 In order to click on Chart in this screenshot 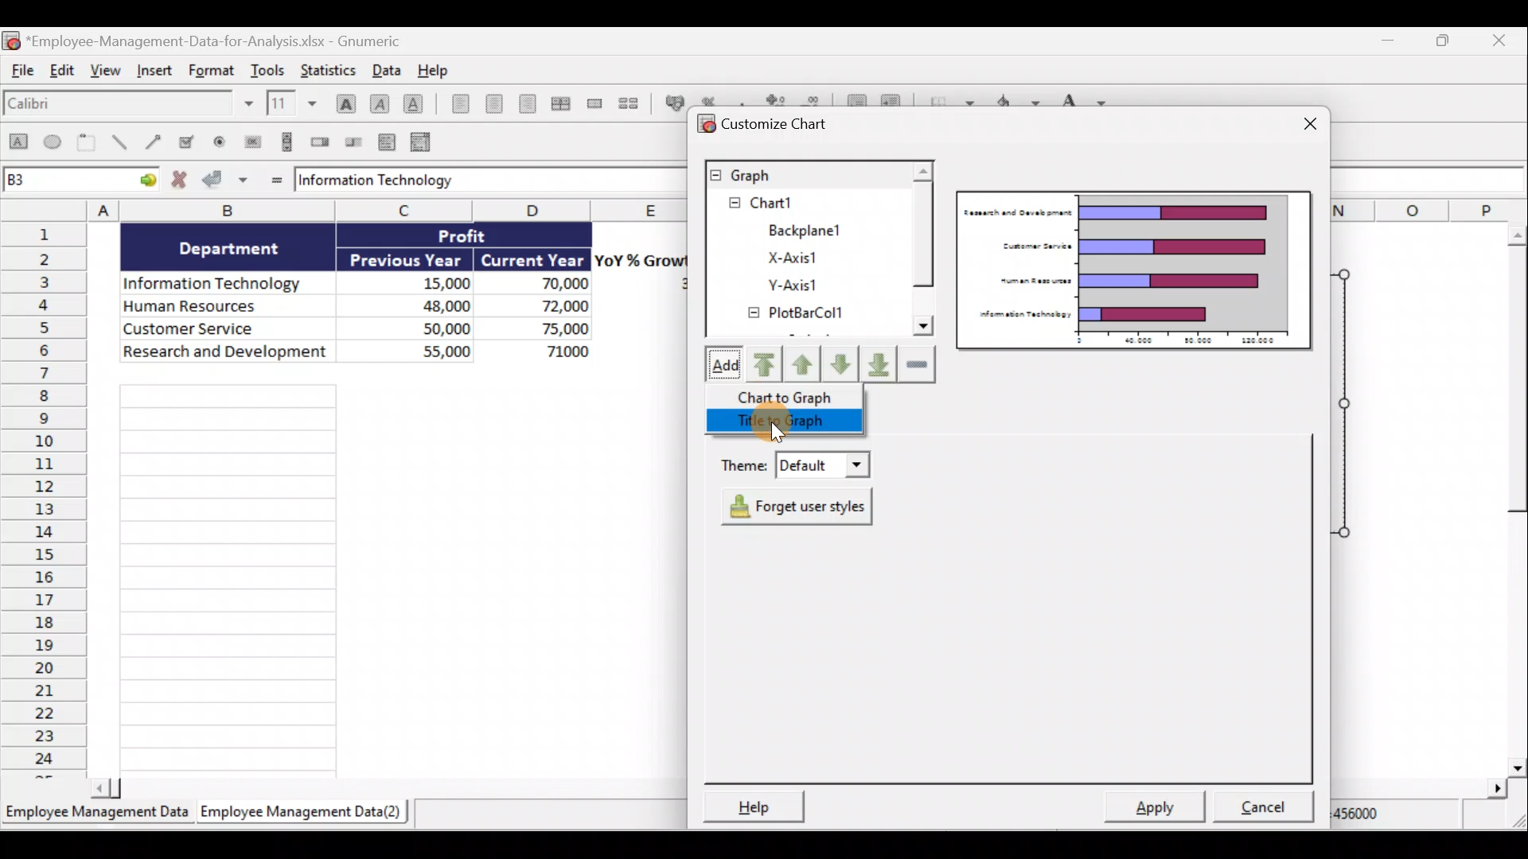, I will do `click(798, 203)`.